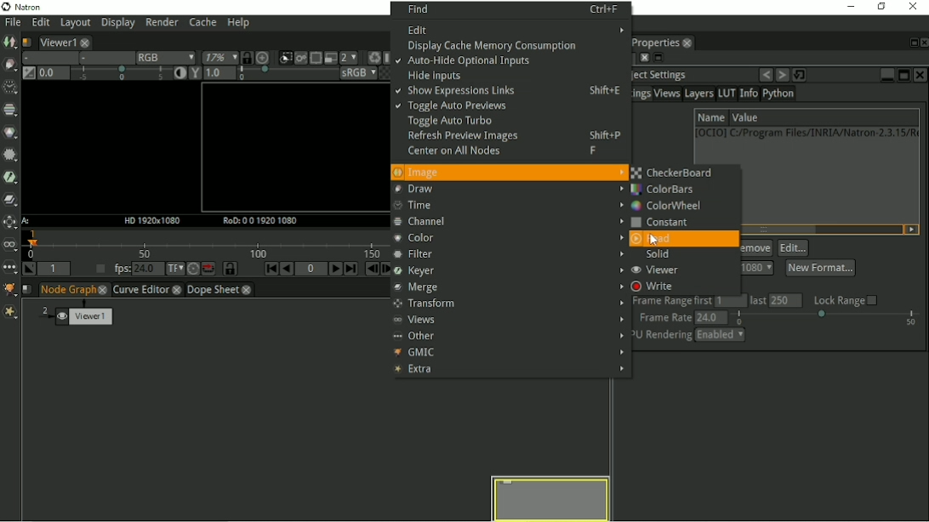 The height and width of the screenshot is (522, 929). I want to click on Other, so click(509, 335).